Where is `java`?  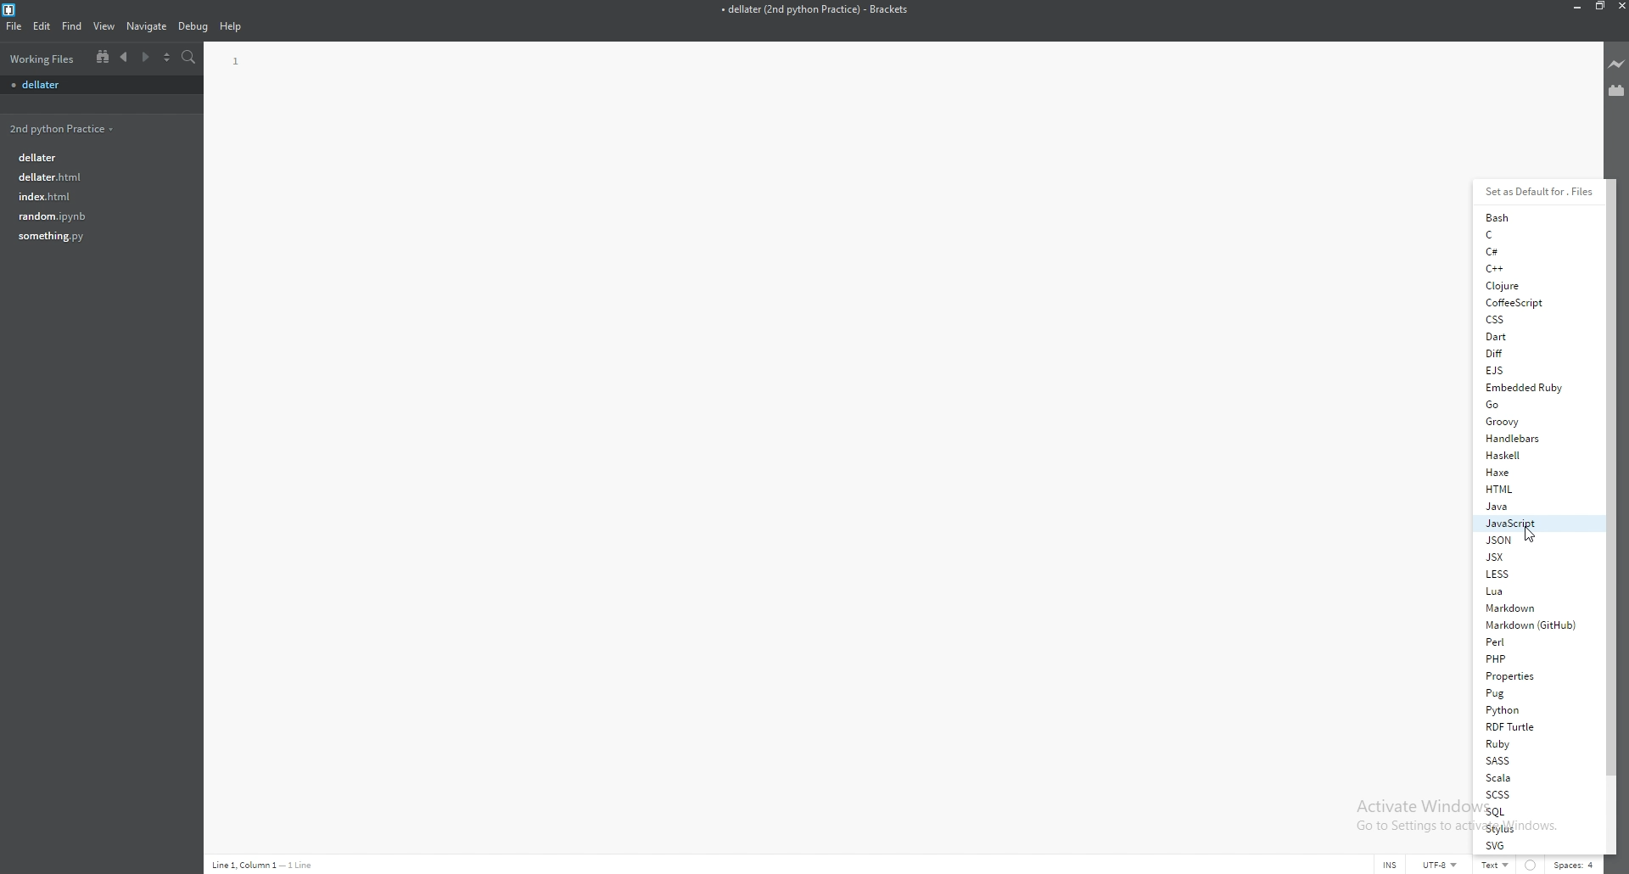 java is located at coordinates (1534, 506).